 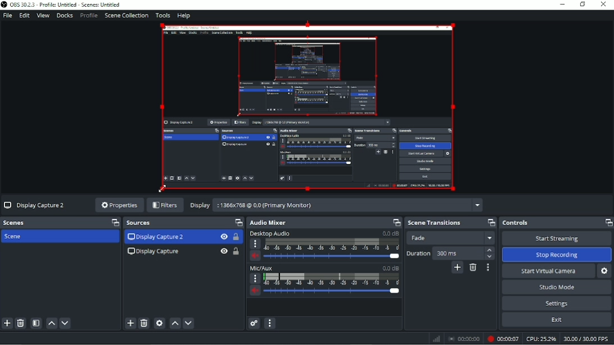 What do you see at coordinates (556, 238) in the screenshot?
I see `Start streaming` at bounding box center [556, 238].